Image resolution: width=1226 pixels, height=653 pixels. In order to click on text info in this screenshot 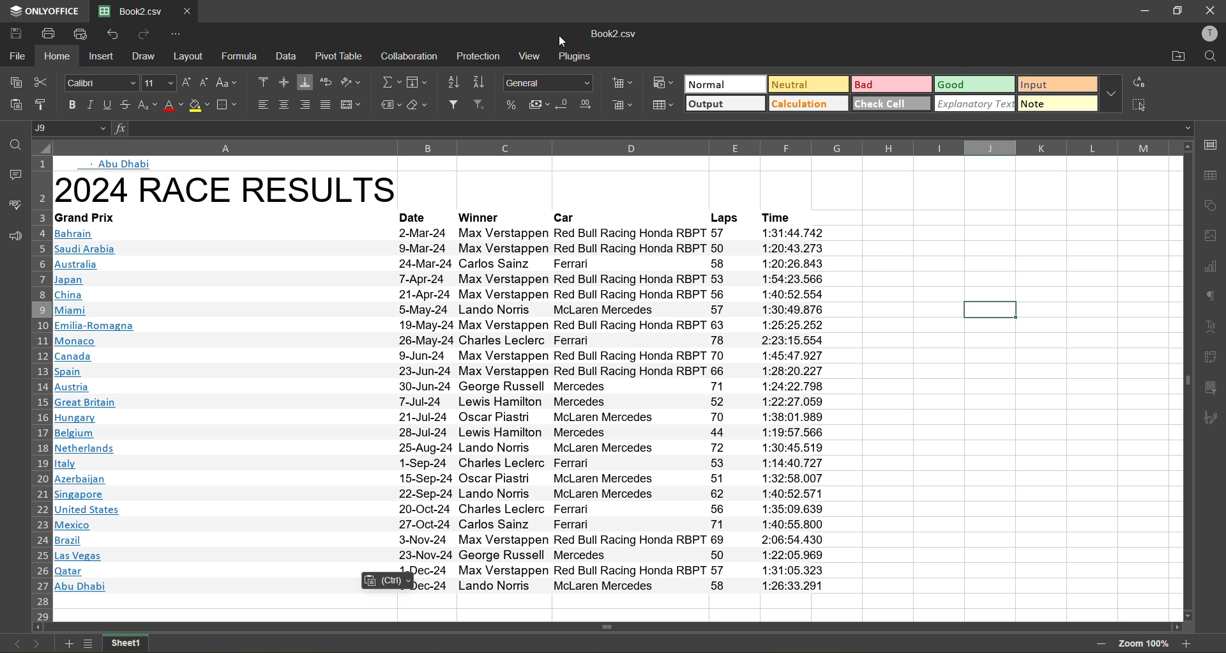, I will do `click(448, 555)`.